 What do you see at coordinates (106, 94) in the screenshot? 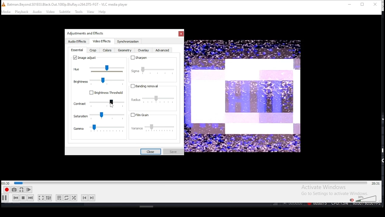
I see `Brightness threshold on/off` at bounding box center [106, 94].